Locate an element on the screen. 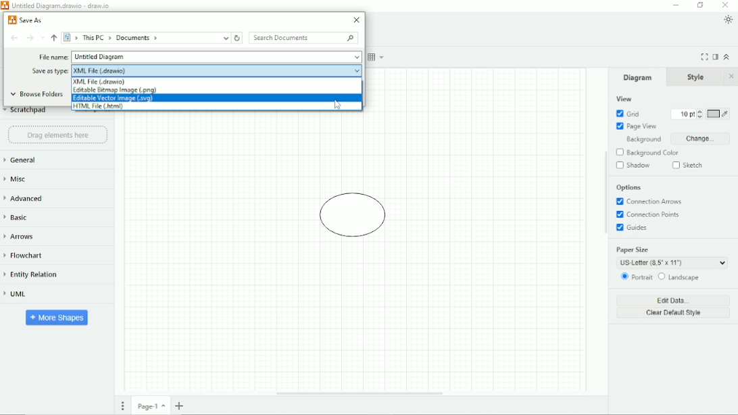  Recent Locations is located at coordinates (43, 38).